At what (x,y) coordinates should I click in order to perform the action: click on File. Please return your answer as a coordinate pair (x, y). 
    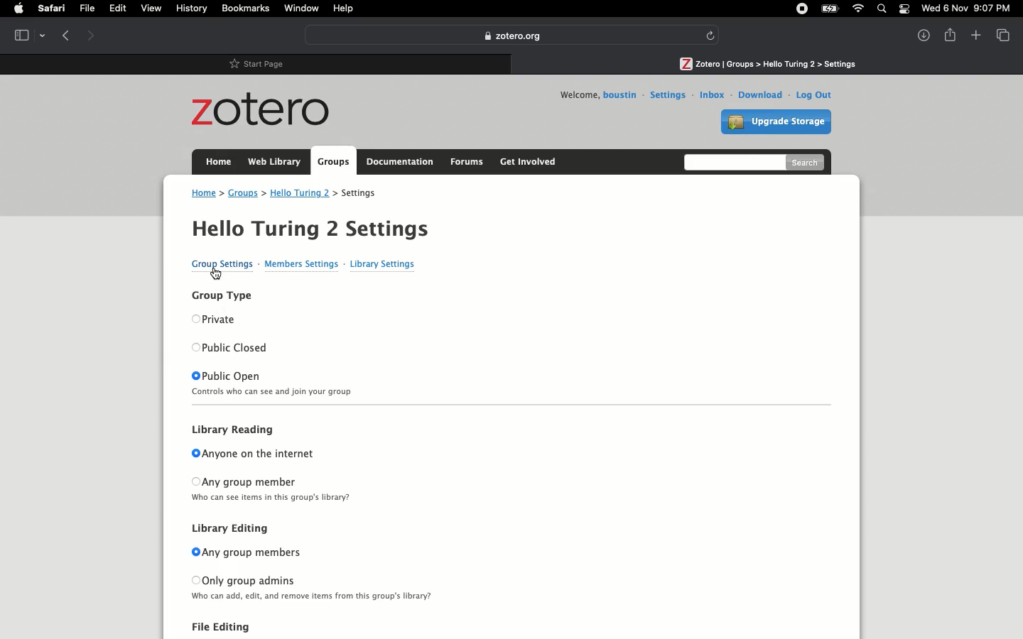
    Looking at the image, I should click on (90, 9).